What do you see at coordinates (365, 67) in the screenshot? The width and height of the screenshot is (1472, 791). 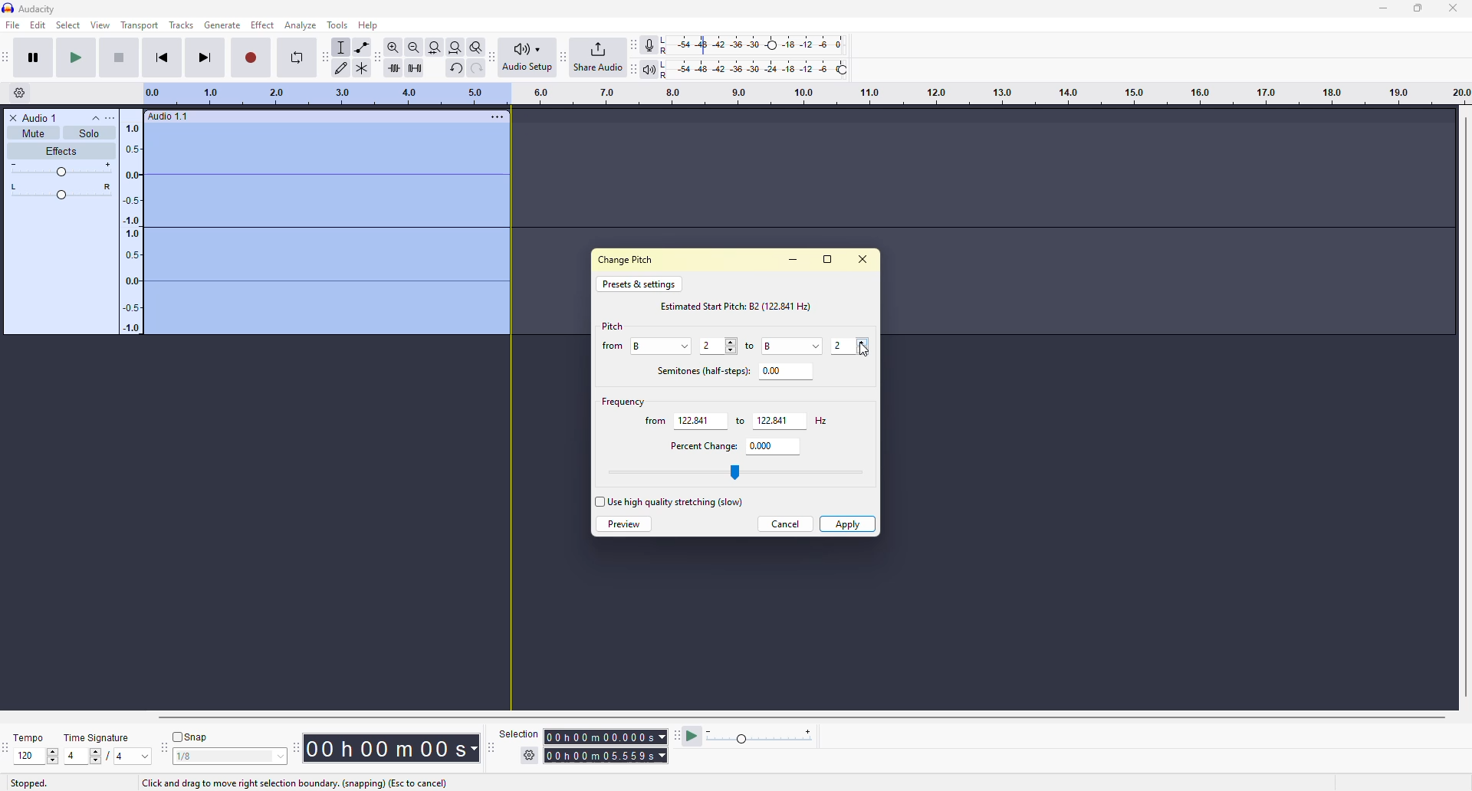 I see `multi tool` at bounding box center [365, 67].